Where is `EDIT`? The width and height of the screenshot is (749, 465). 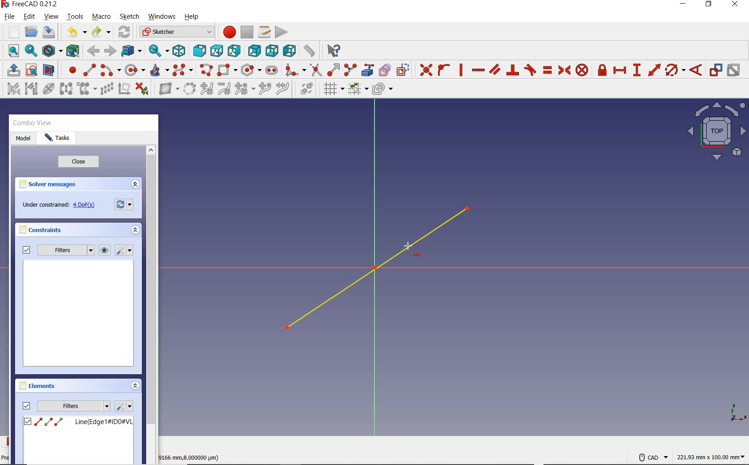
EDIT is located at coordinates (29, 16).